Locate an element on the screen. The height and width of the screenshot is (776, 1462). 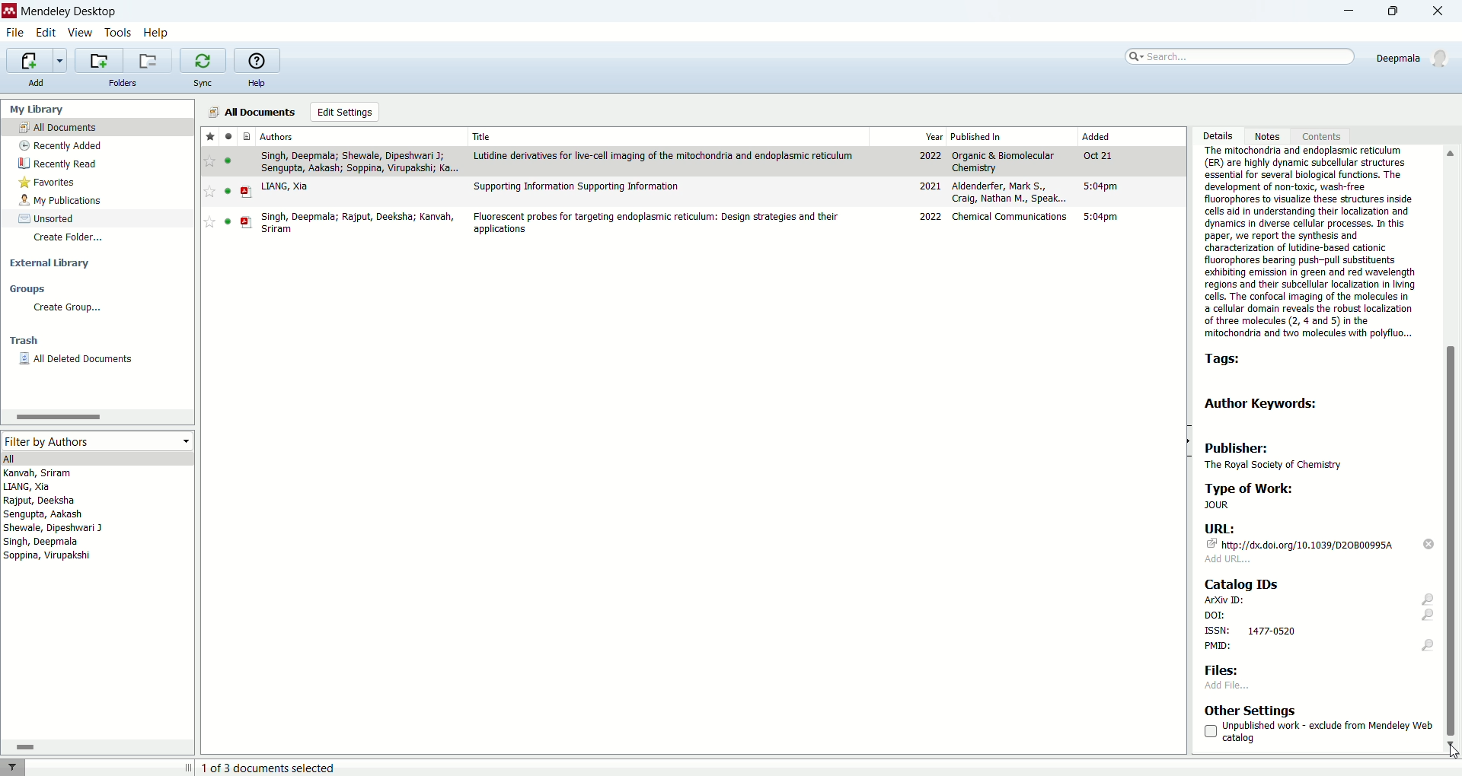
author keywords:  is located at coordinates (1265, 403).